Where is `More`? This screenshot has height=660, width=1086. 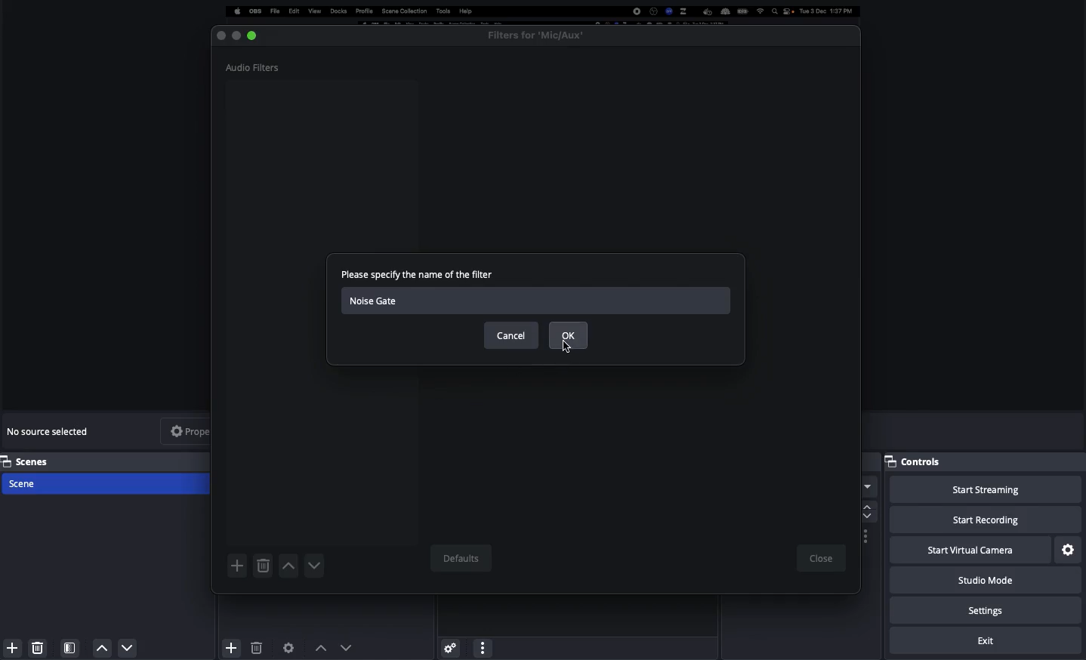 More is located at coordinates (482, 646).